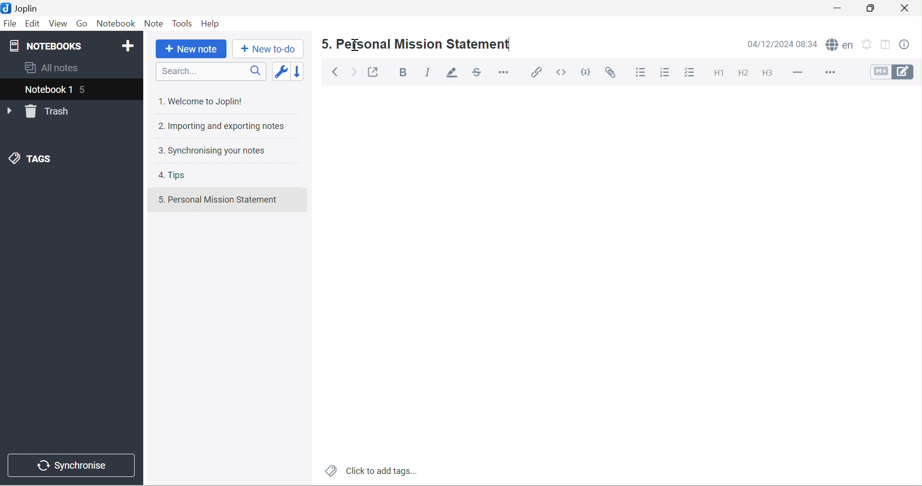 The height and width of the screenshot is (486, 922). What do you see at coordinates (769, 73) in the screenshot?
I see `Heading 3` at bounding box center [769, 73].